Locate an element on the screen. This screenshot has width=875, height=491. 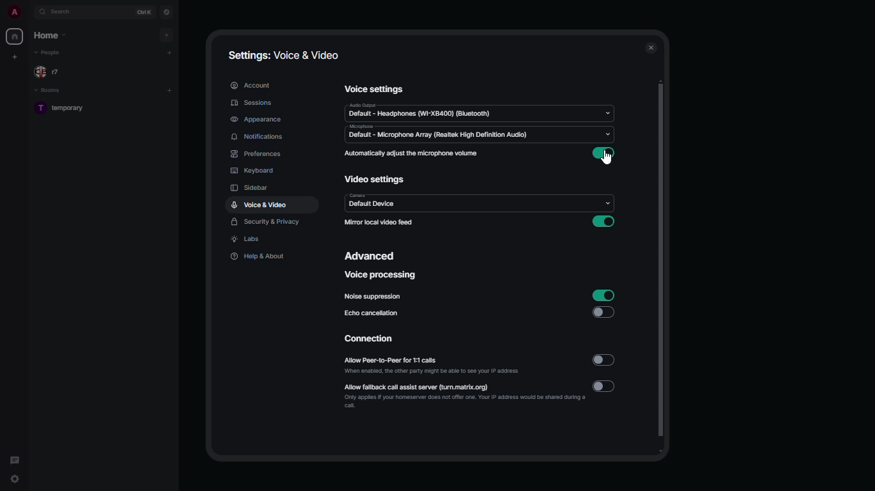
people is located at coordinates (51, 72).